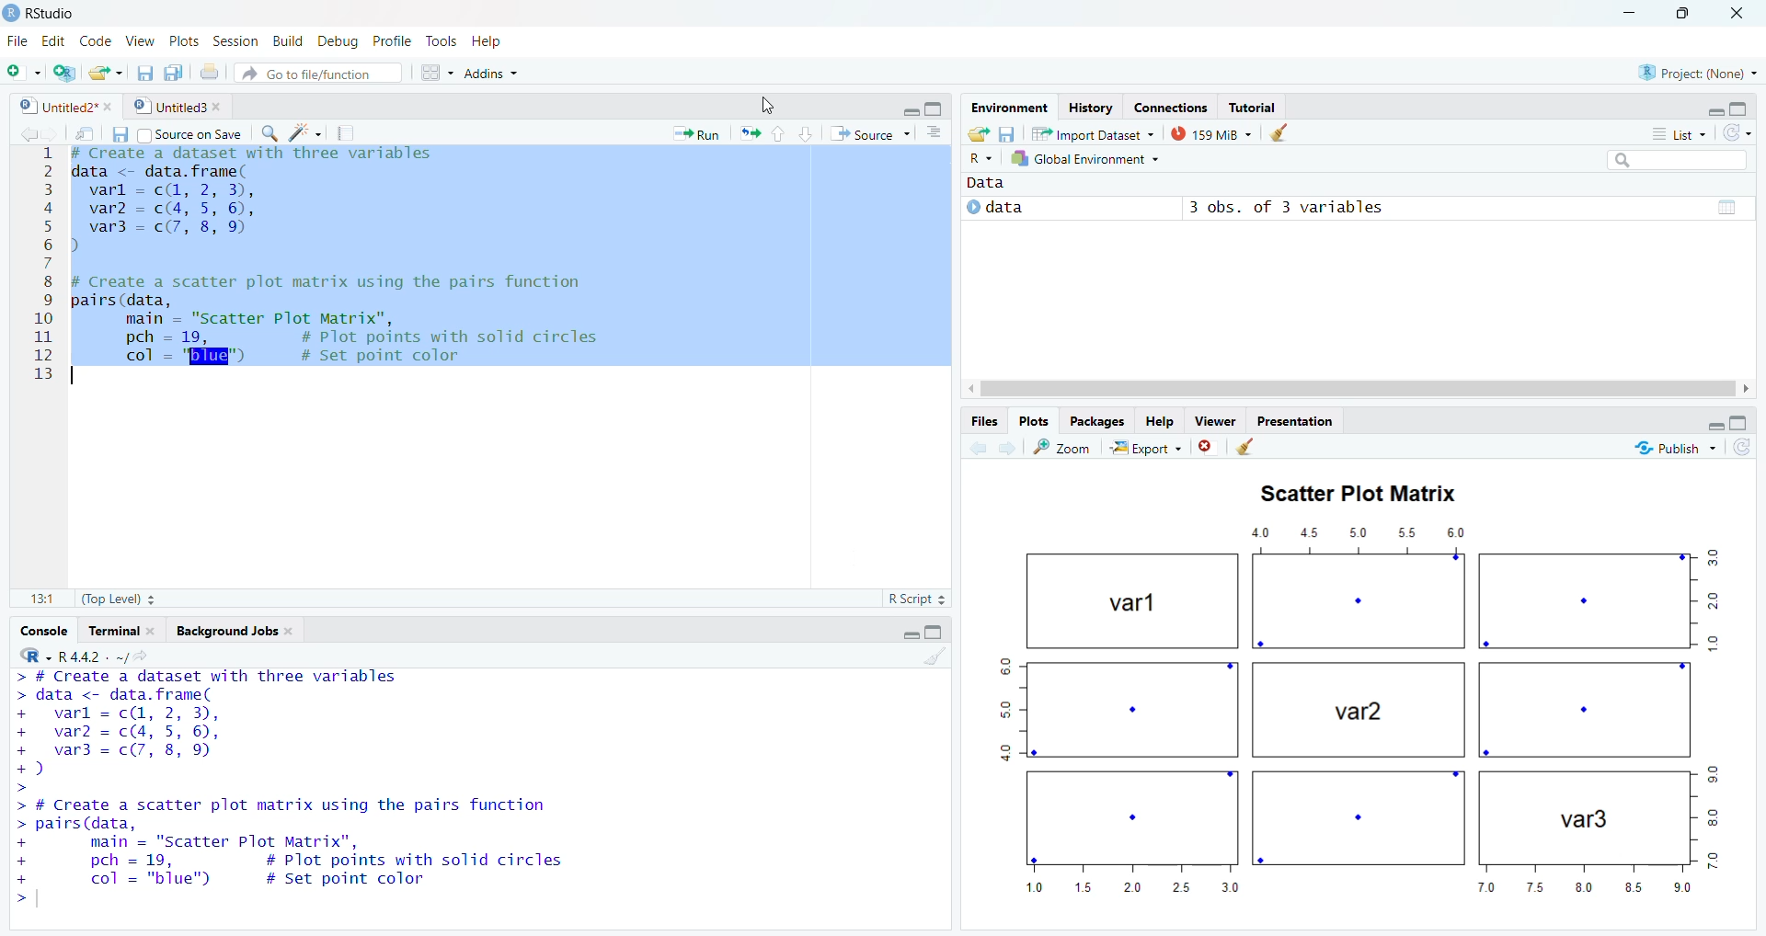 The height and width of the screenshot is (936, 1766). Describe the element at coordinates (141, 37) in the screenshot. I see `View` at that location.